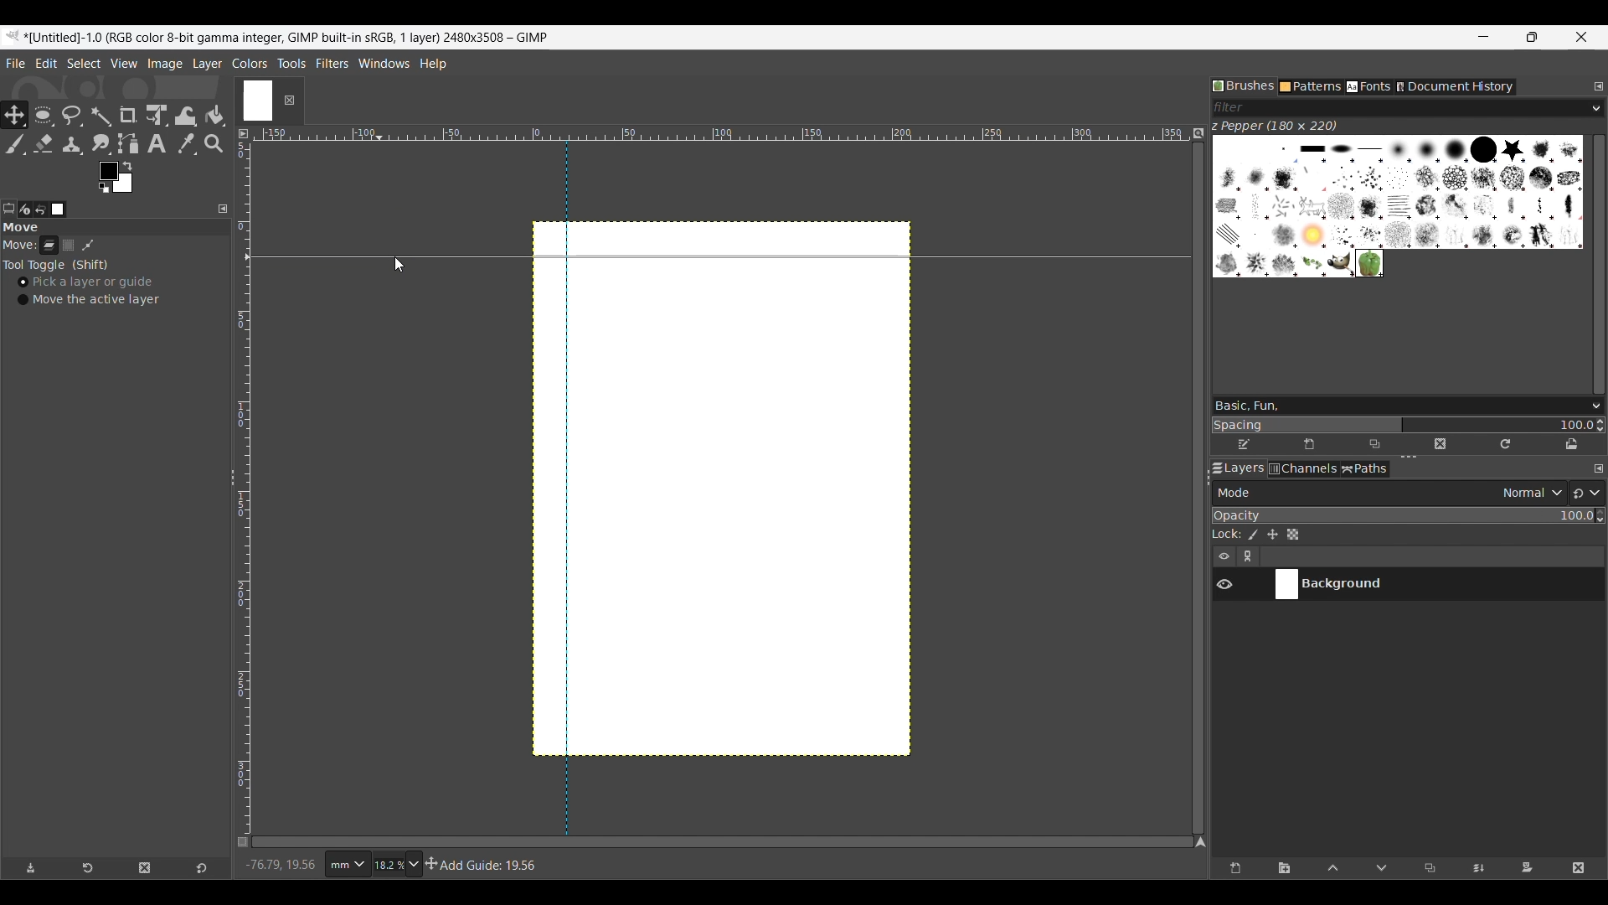 The height and width of the screenshot is (905, 1608). I want to click on Unified transform tool, so click(156, 115).